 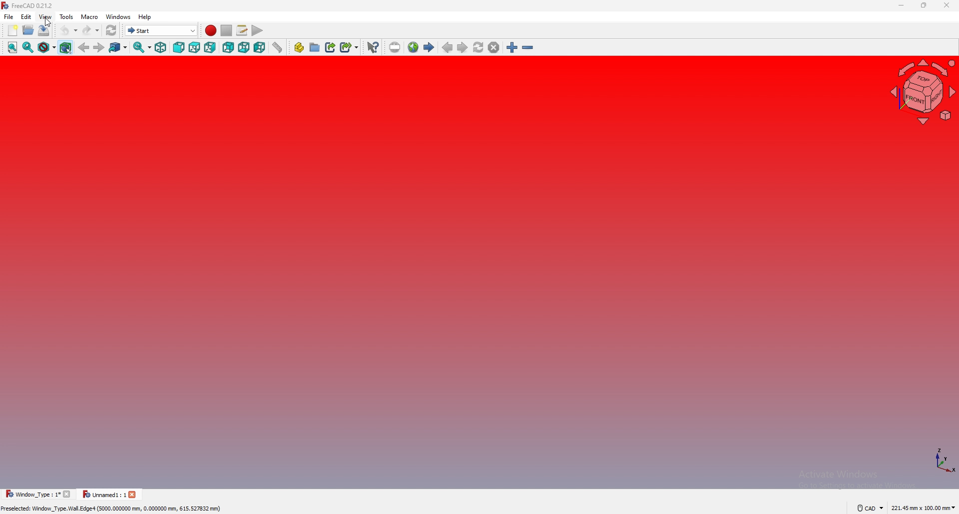 What do you see at coordinates (84, 47) in the screenshot?
I see `back` at bounding box center [84, 47].